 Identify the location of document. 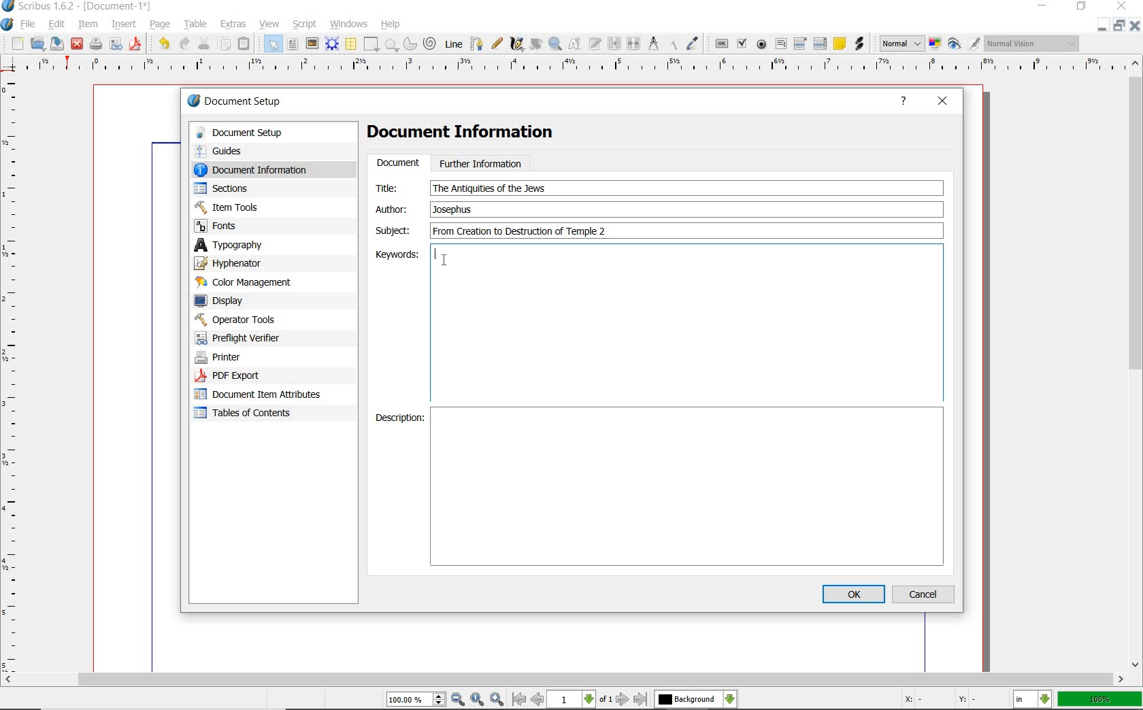
(397, 163).